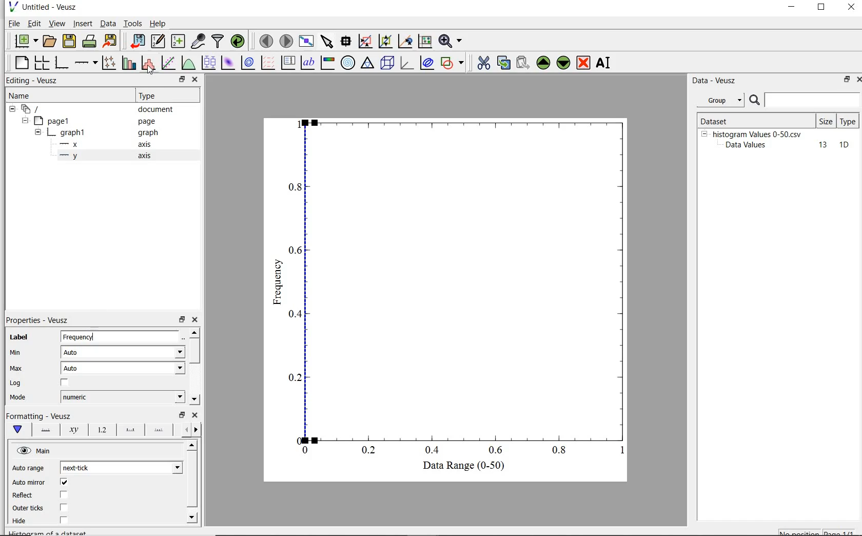  Describe the element at coordinates (563, 64) in the screenshot. I see `move down the selected widget` at that location.